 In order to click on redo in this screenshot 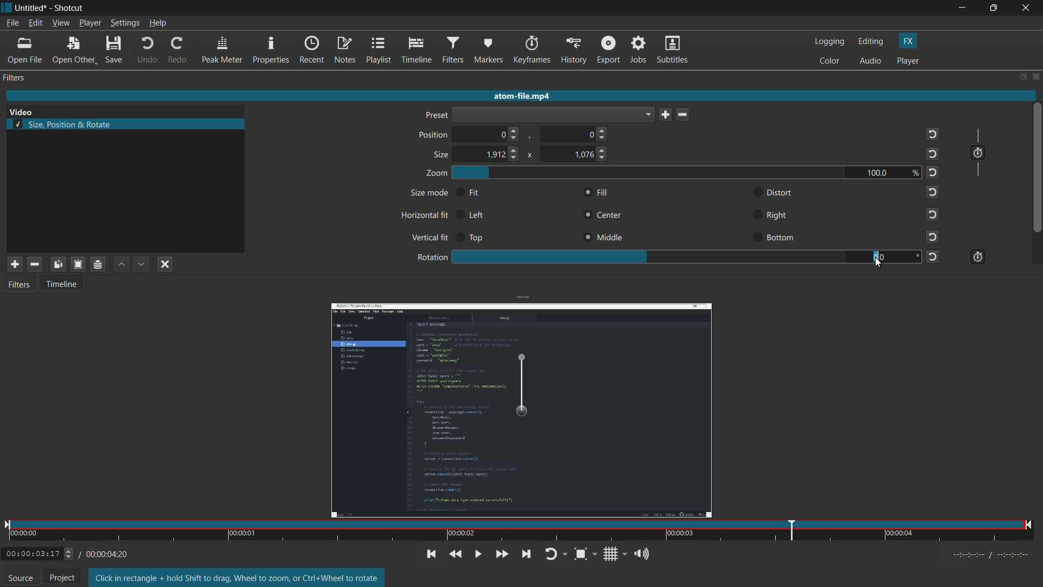, I will do `click(178, 51)`.